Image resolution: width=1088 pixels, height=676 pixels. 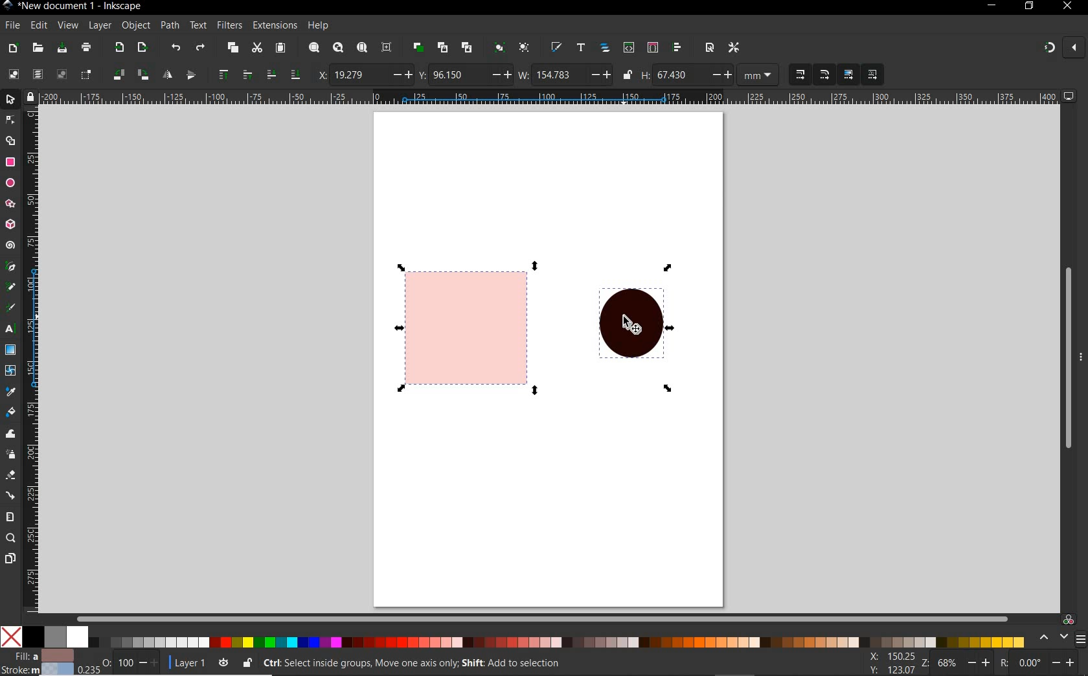 What do you see at coordinates (199, 25) in the screenshot?
I see `text` at bounding box center [199, 25].